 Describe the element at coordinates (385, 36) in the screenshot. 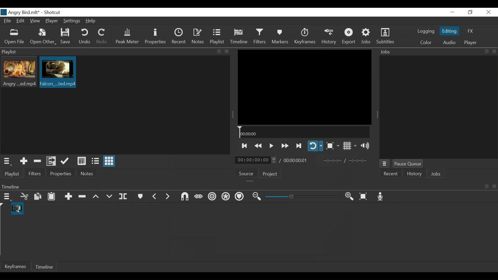

I see `Subtitles` at that location.